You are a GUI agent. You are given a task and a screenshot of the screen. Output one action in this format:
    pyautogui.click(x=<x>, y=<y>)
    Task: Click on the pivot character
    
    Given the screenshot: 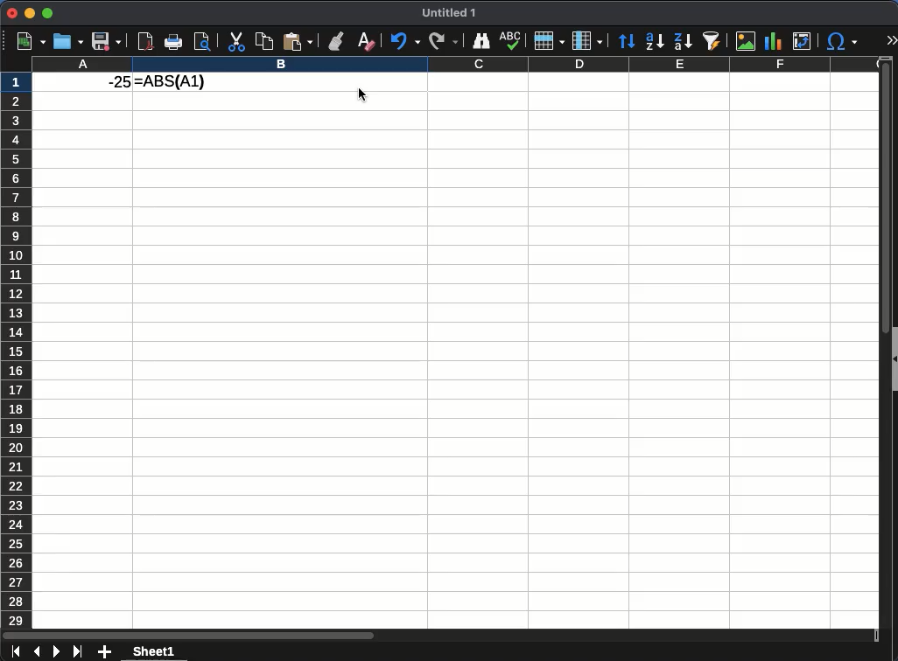 What is the action you would take?
    pyautogui.click(x=803, y=38)
    